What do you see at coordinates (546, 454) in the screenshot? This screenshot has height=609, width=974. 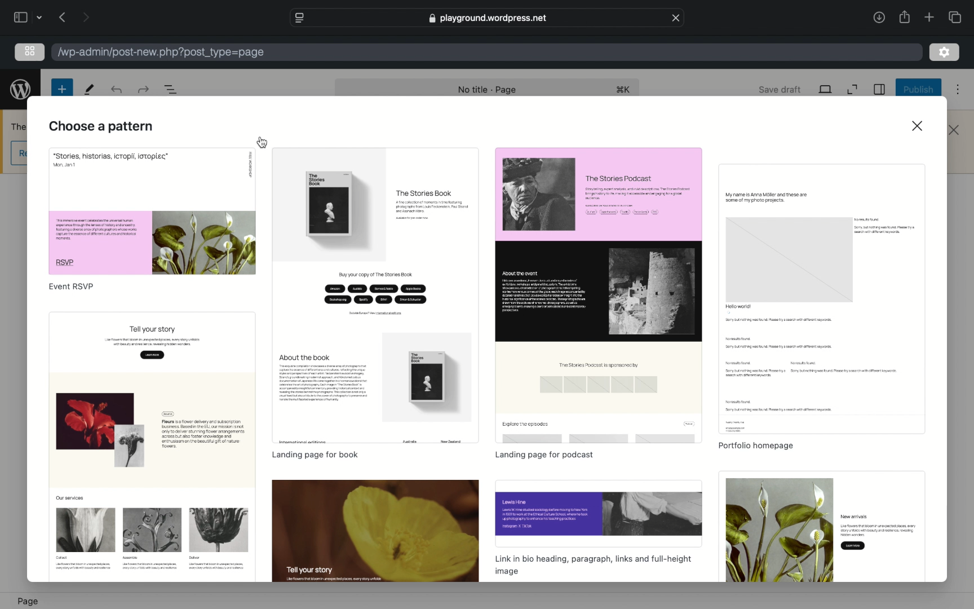 I see `landing page for podcast` at bounding box center [546, 454].